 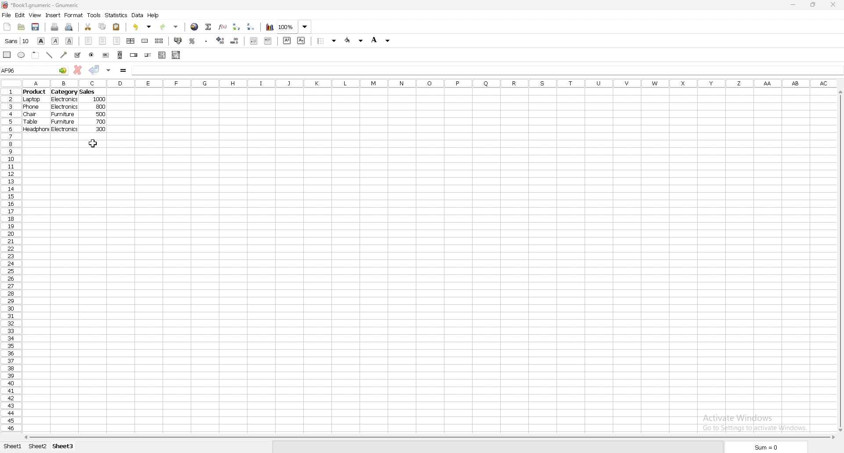 I want to click on sales, so click(x=88, y=91).